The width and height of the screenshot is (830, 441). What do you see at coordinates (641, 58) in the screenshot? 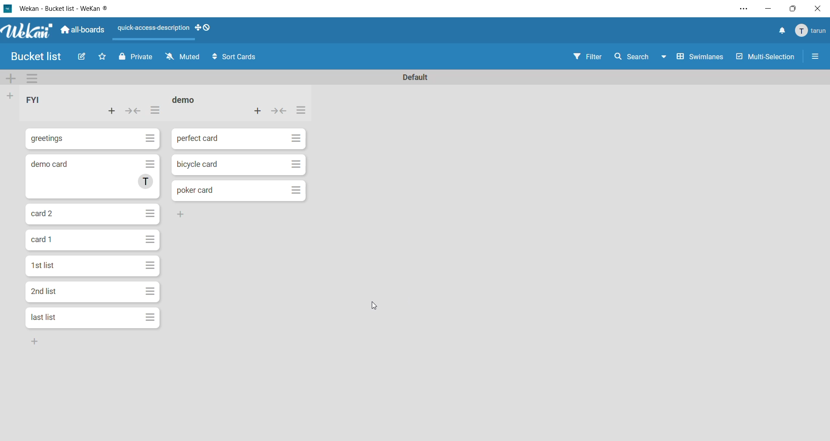
I see `search` at bounding box center [641, 58].